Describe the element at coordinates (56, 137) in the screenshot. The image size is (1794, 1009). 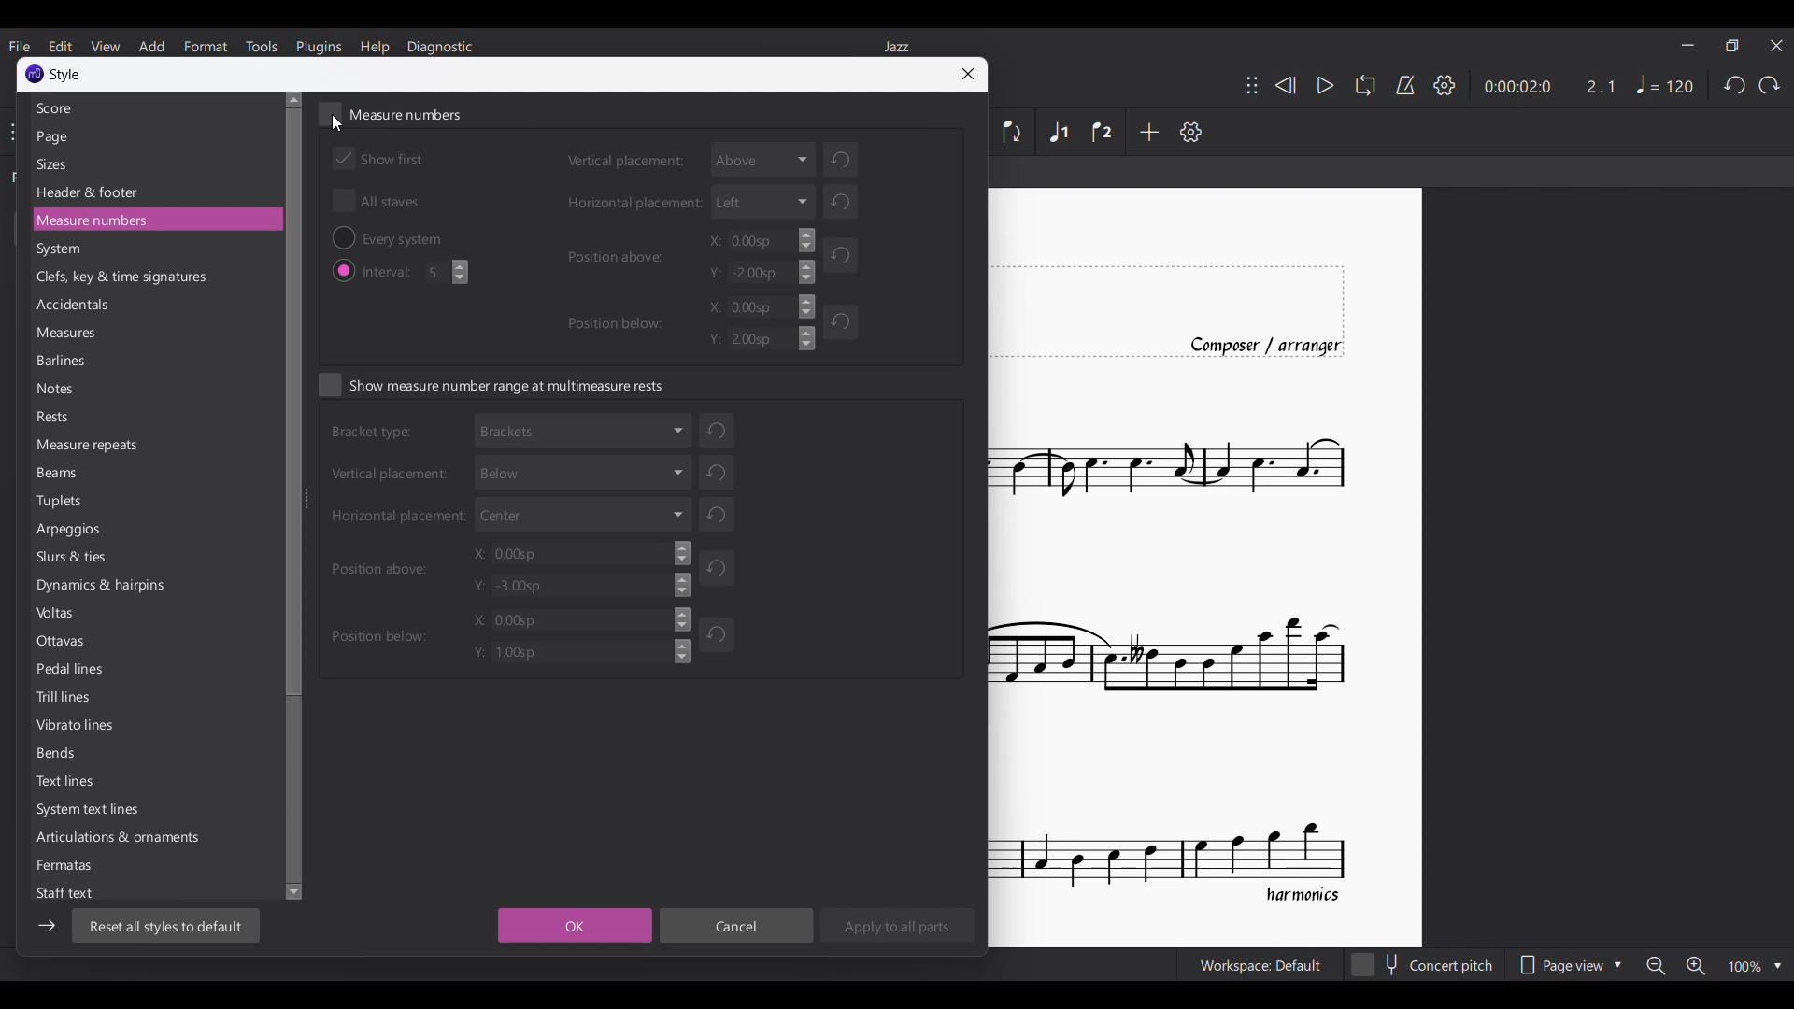
I see `Page` at that location.